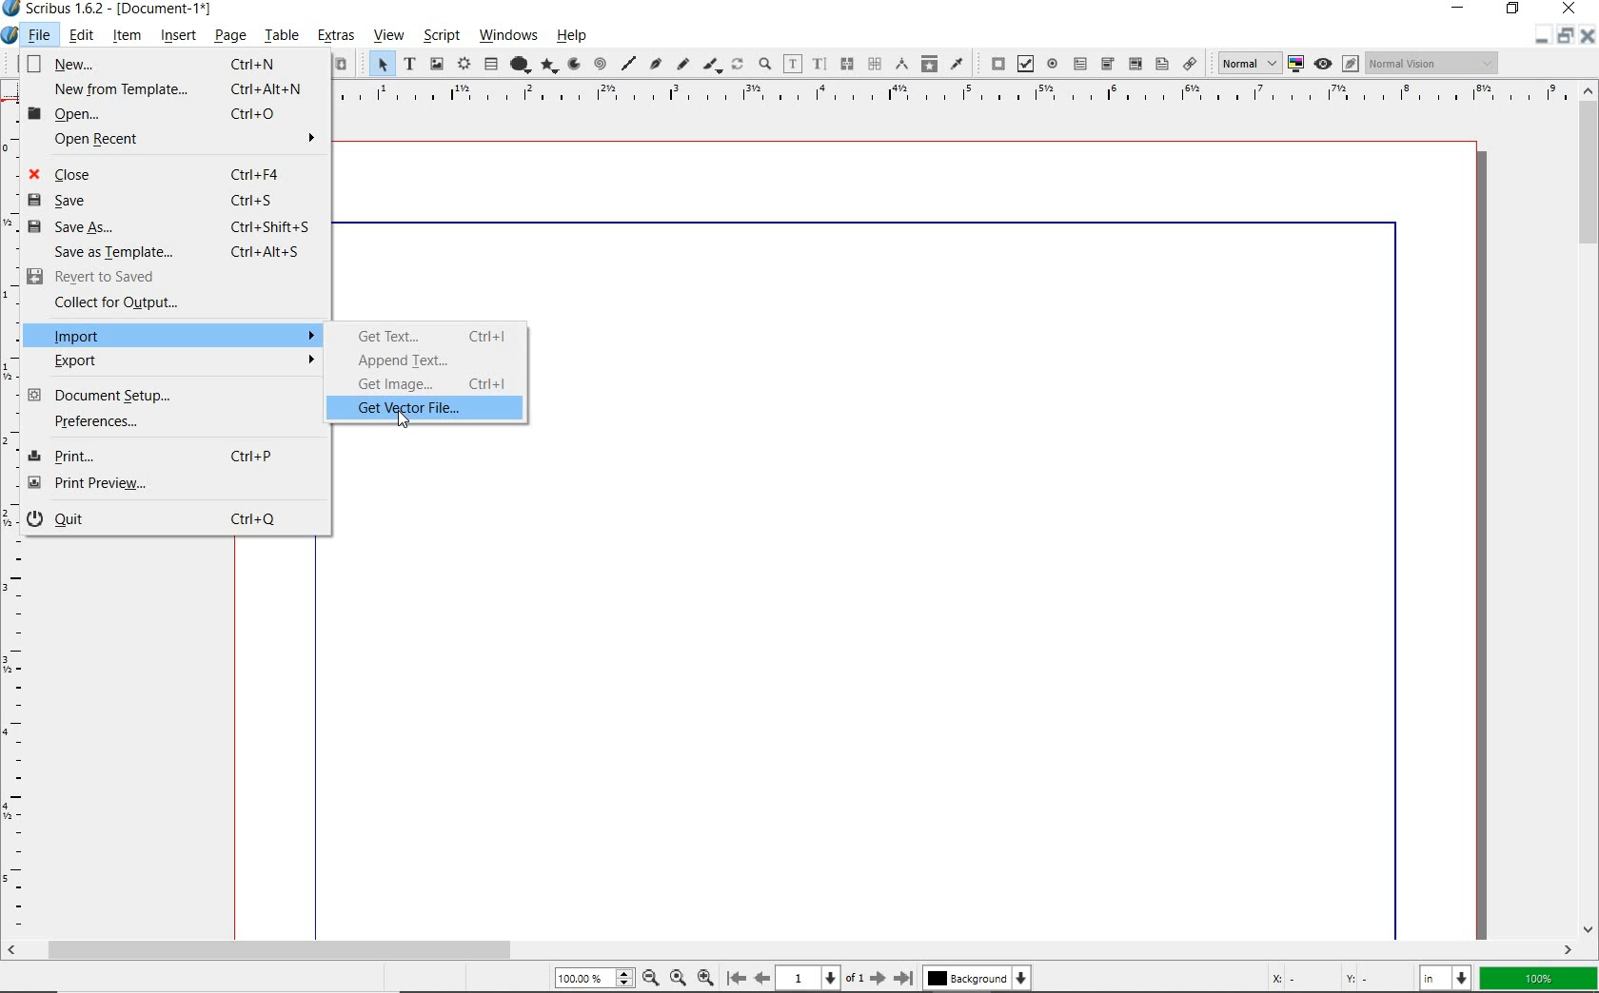 The height and width of the screenshot is (993, 1599). Describe the element at coordinates (1026, 64) in the screenshot. I see `pdf check box` at that location.